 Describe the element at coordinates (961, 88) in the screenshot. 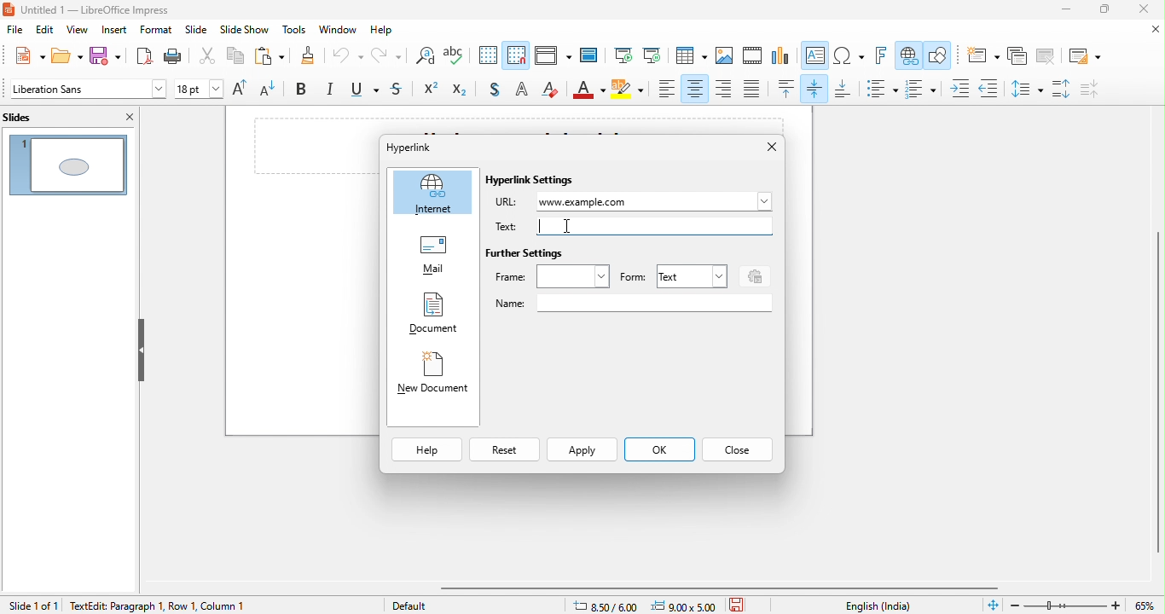

I see `increase indent` at that location.